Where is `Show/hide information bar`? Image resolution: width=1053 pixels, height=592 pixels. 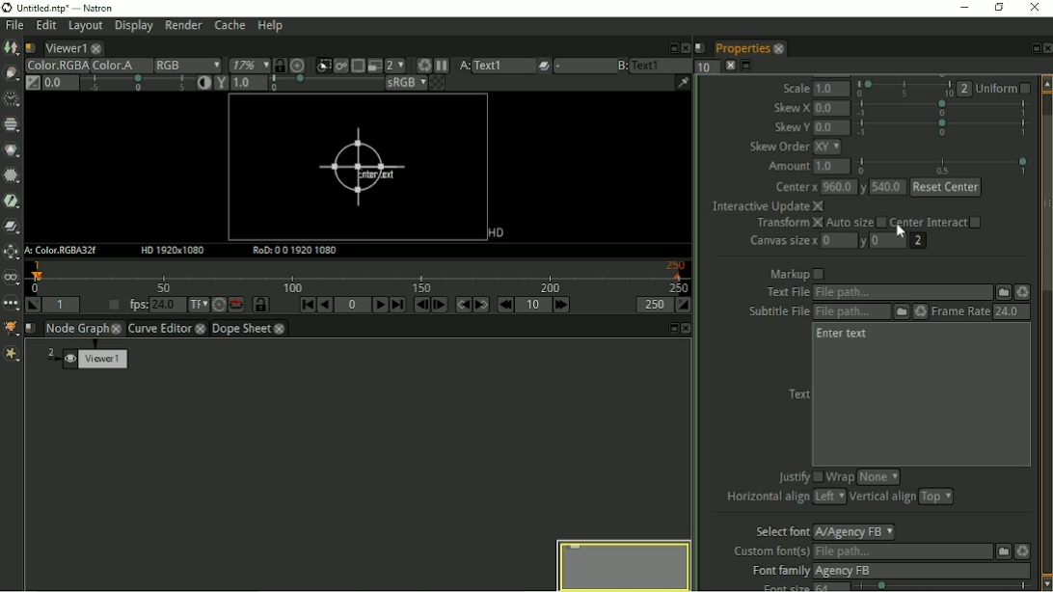 Show/hide information bar is located at coordinates (683, 82).